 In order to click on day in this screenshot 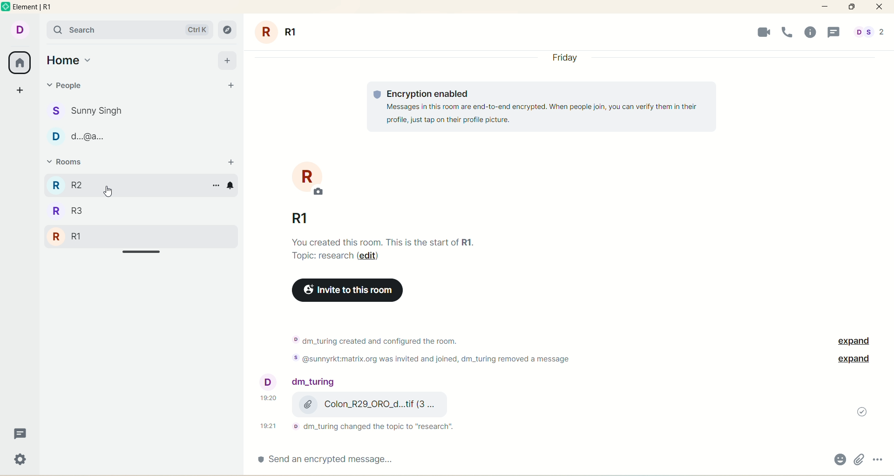, I will do `click(566, 60)`.